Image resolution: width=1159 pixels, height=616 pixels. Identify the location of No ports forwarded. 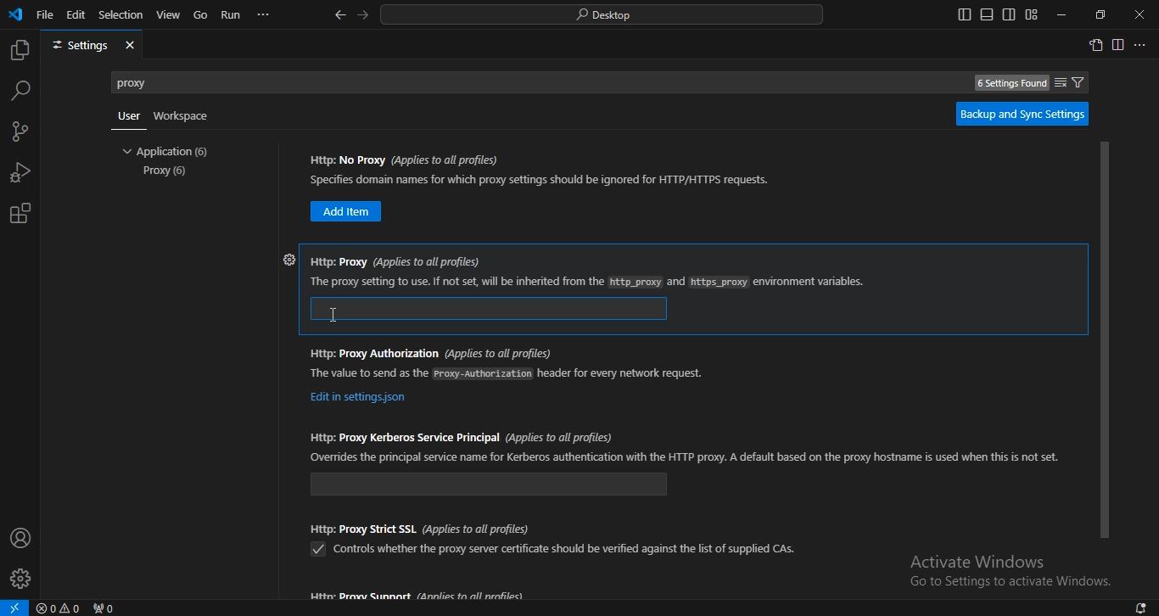
(106, 607).